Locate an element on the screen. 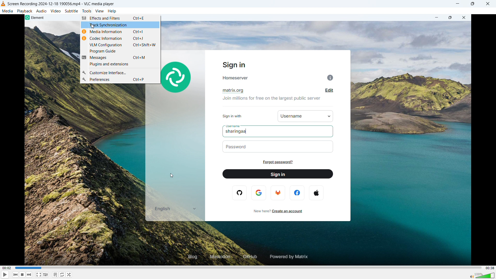 This screenshot has height=279, width=496. playback is located at coordinates (25, 11).